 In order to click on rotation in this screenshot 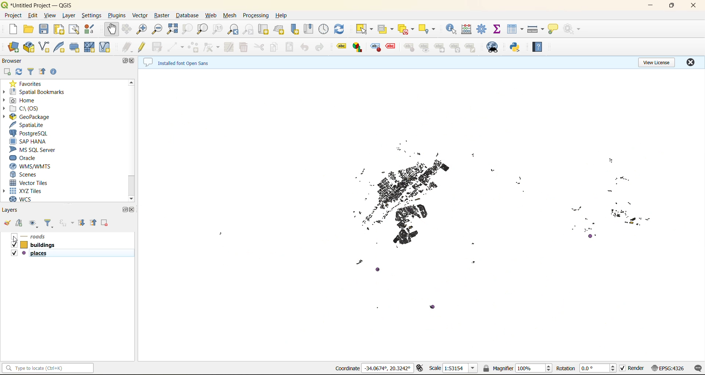, I will do `click(587, 369)`.